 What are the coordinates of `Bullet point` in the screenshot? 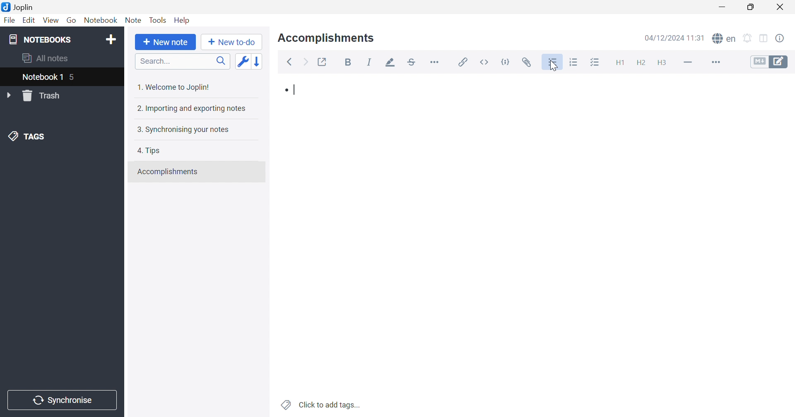 It's located at (284, 91).